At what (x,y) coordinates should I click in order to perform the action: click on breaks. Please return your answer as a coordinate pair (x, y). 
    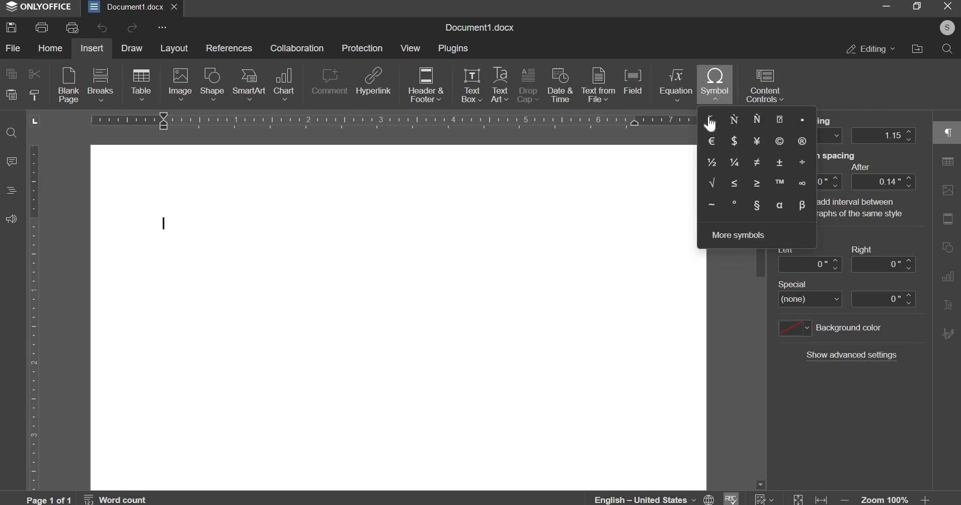
    Looking at the image, I should click on (101, 85).